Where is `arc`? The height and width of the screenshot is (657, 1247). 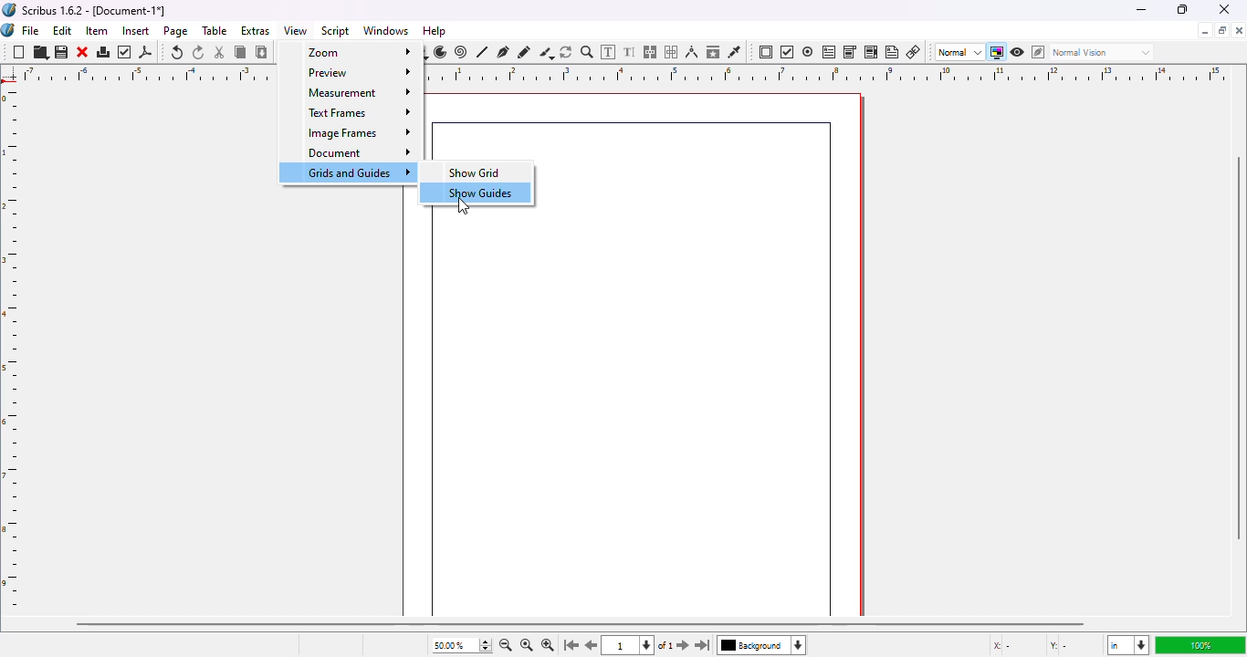 arc is located at coordinates (440, 52).